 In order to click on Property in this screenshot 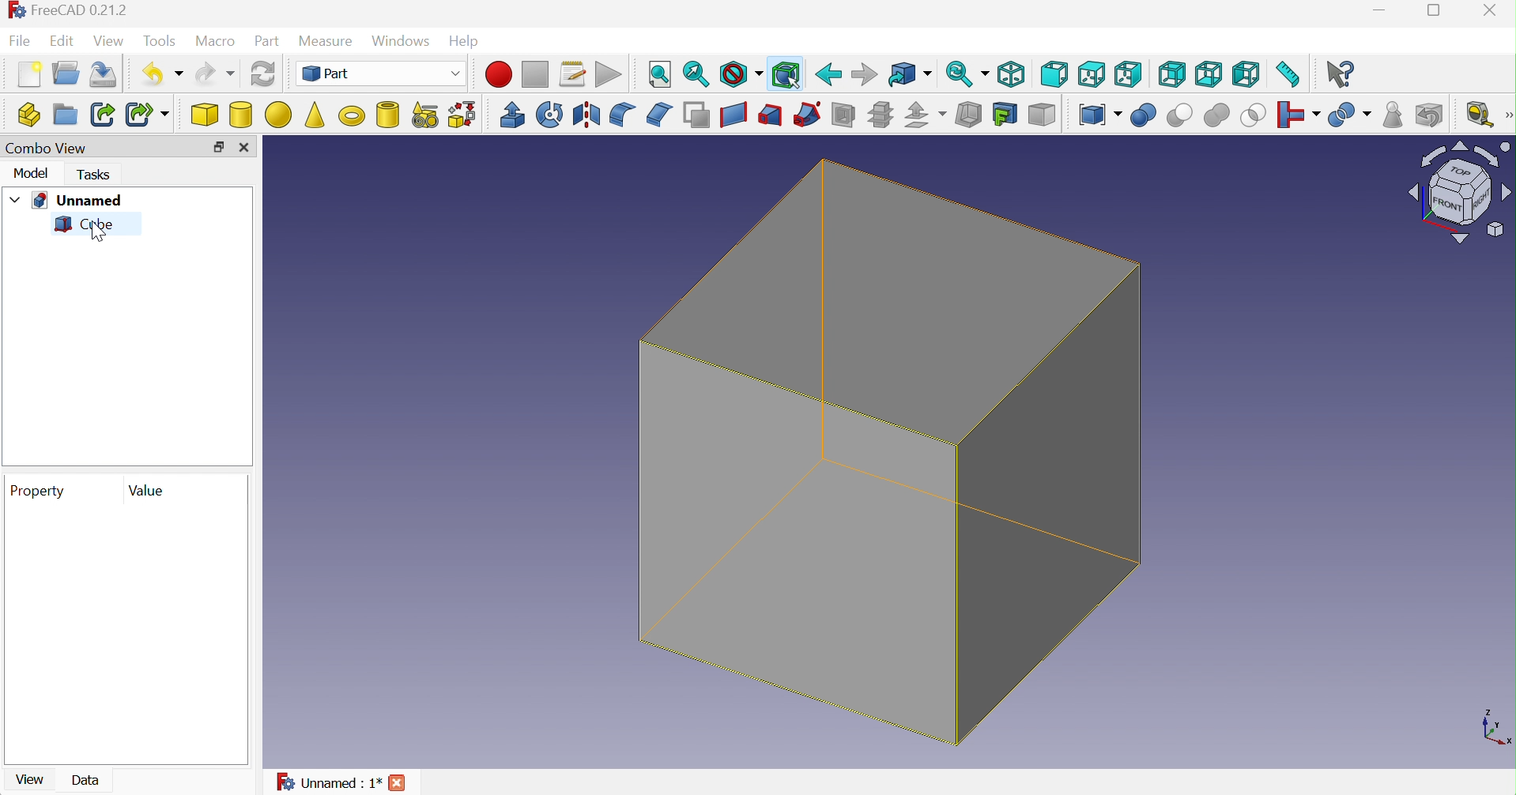, I will do `click(37, 489)`.